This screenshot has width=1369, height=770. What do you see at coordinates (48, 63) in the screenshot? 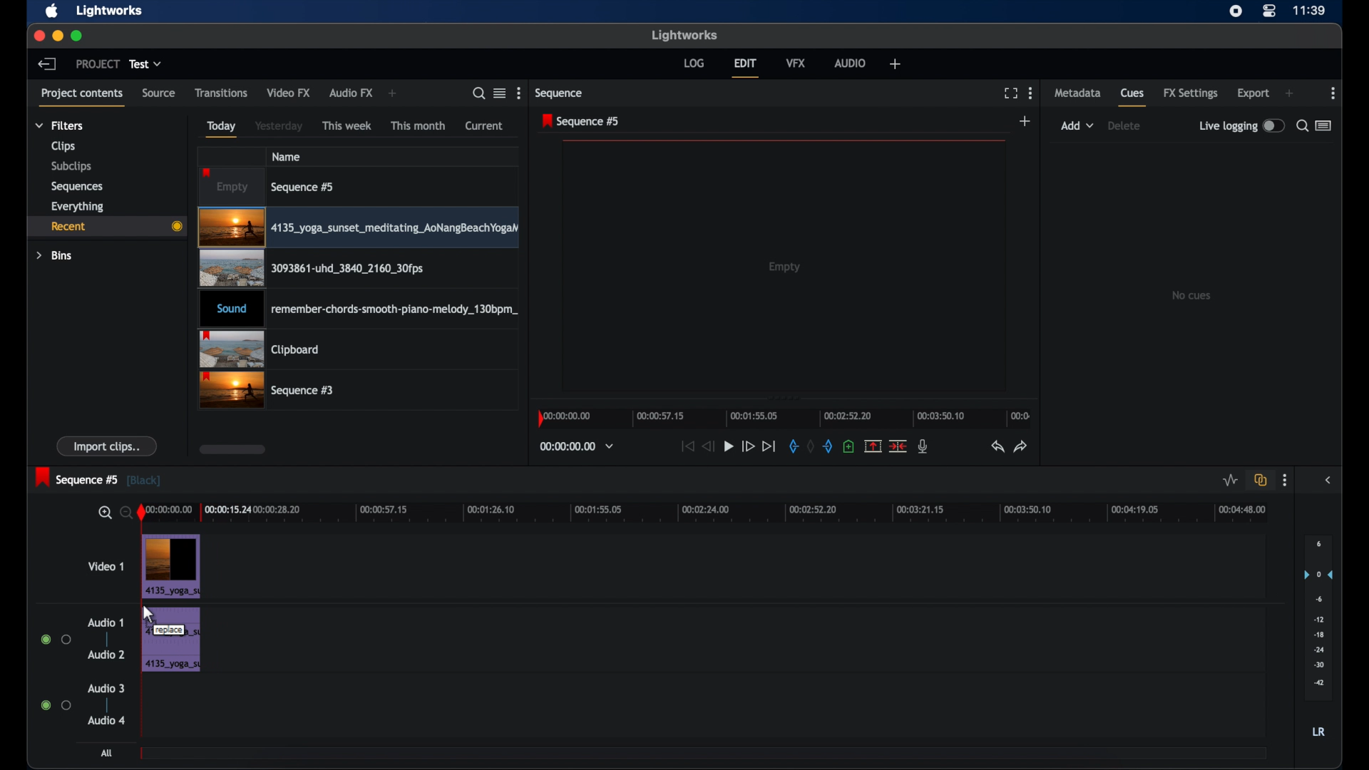
I see `back` at bounding box center [48, 63].